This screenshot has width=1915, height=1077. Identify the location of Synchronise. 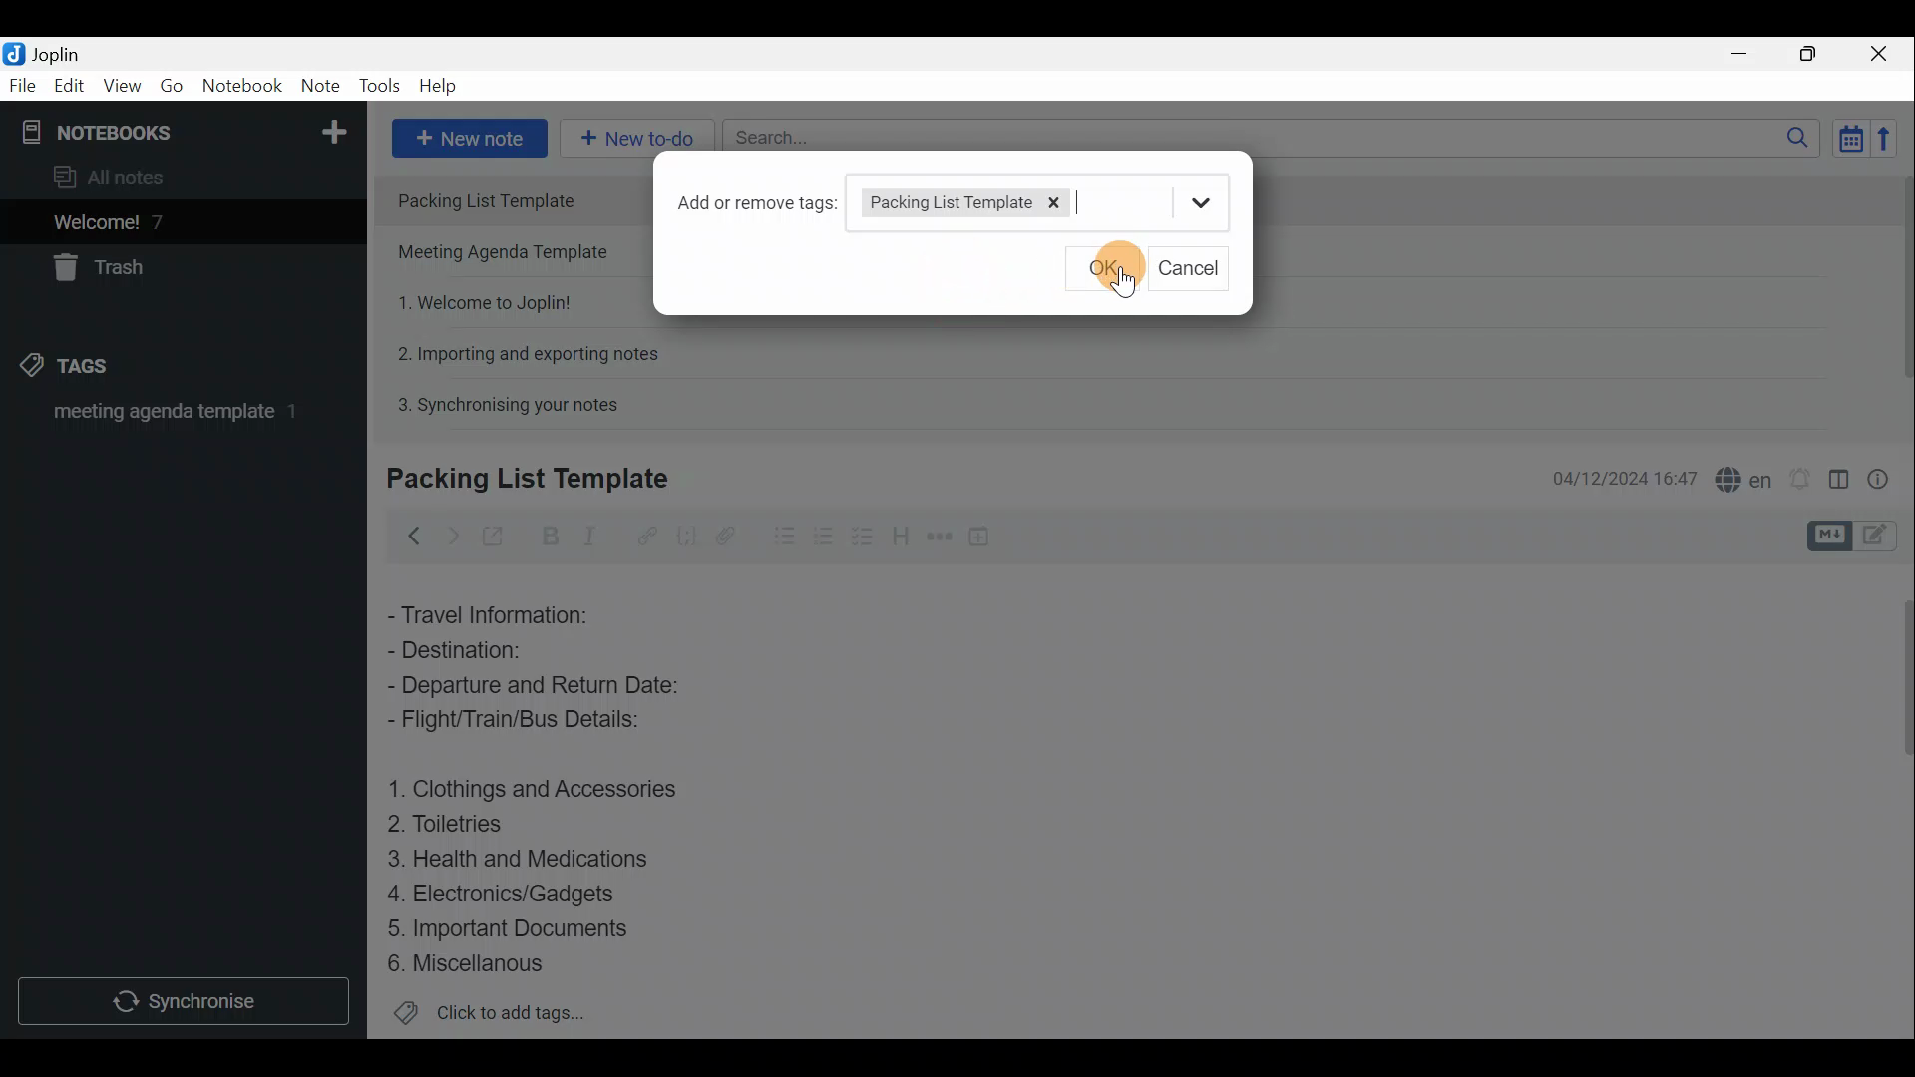
(187, 1004).